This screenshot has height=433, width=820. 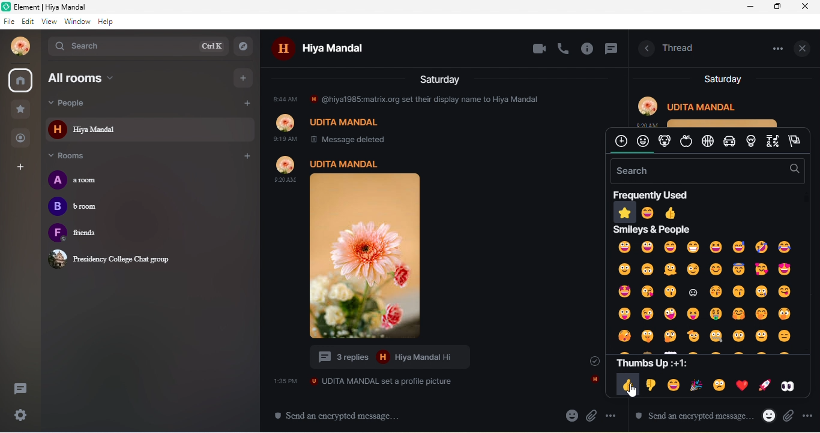 What do you see at coordinates (74, 157) in the screenshot?
I see `rooms` at bounding box center [74, 157].